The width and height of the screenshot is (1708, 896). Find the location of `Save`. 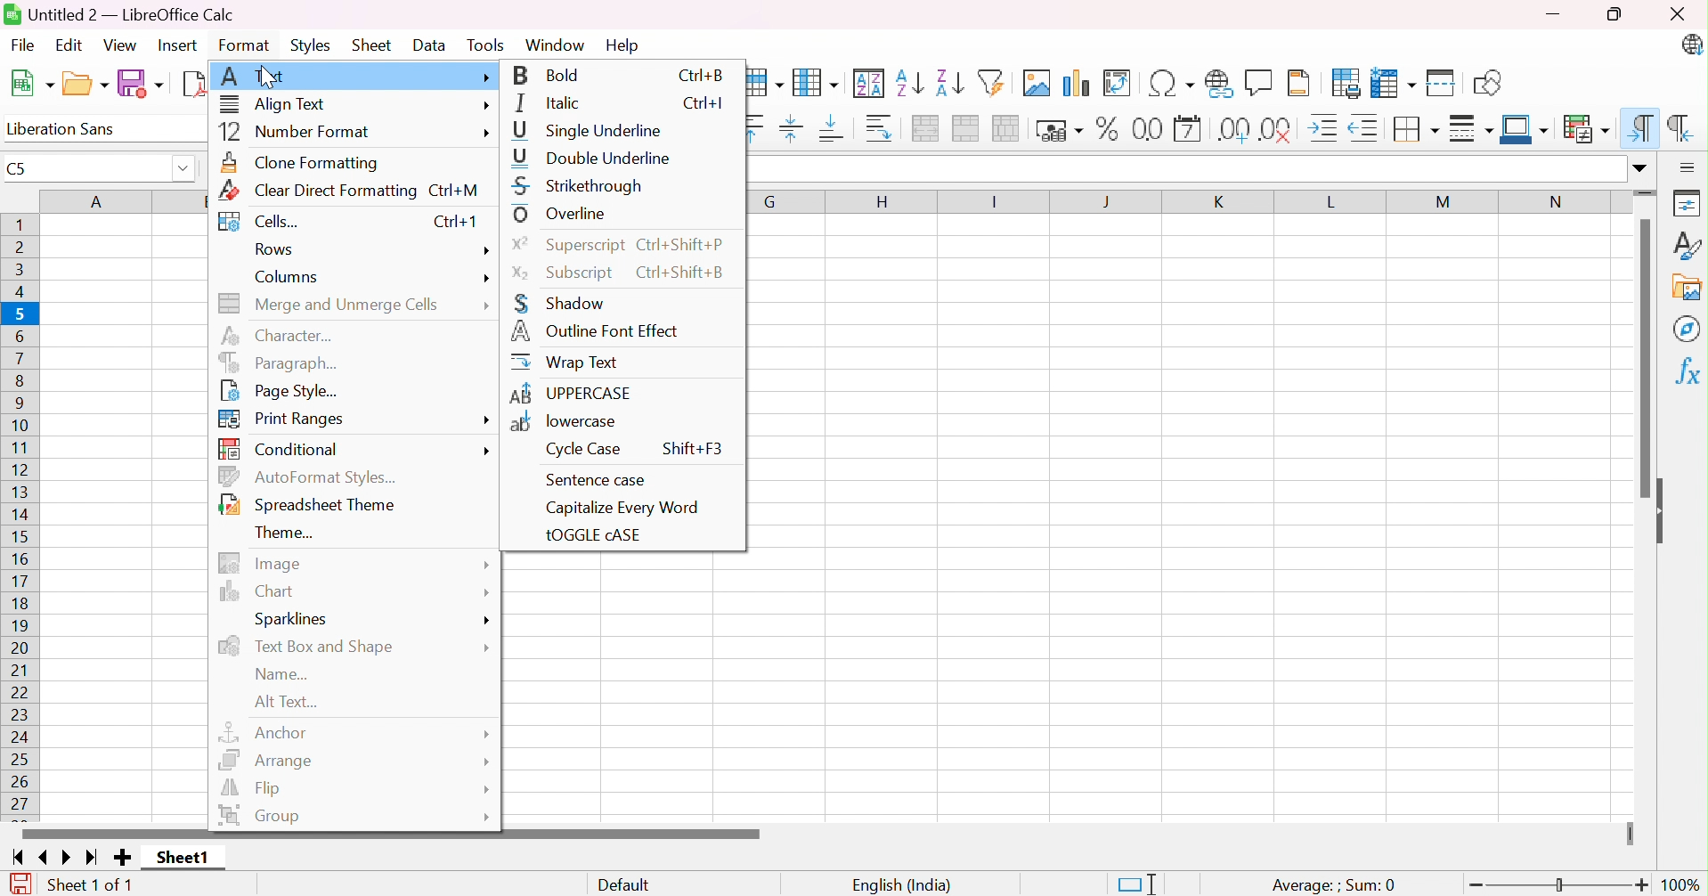

Save is located at coordinates (141, 84).